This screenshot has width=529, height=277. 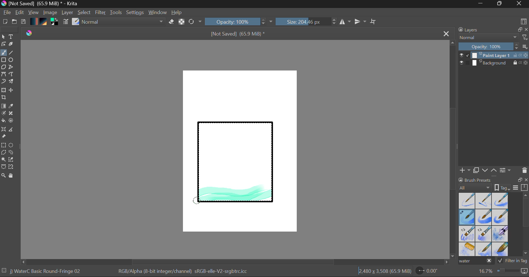 What do you see at coordinates (467, 249) in the screenshot?
I see `Water C - Special Splats` at bounding box center [467, 249].